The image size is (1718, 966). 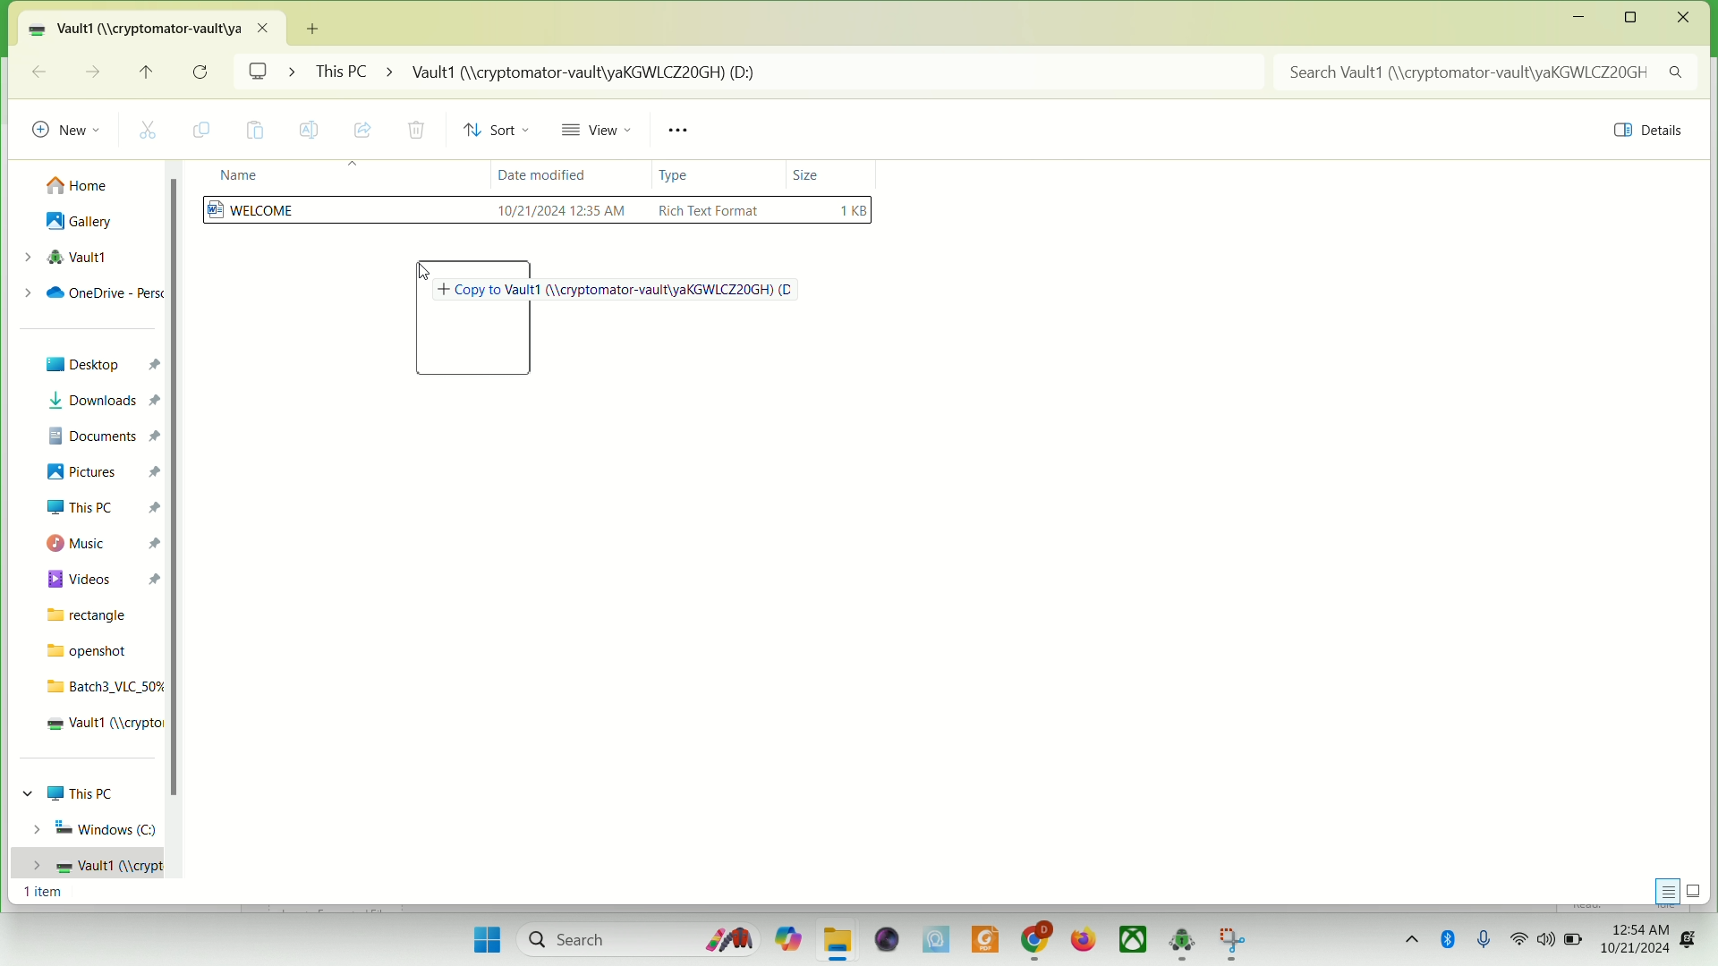 I want to click on this PC, so click(x=101, y=507).